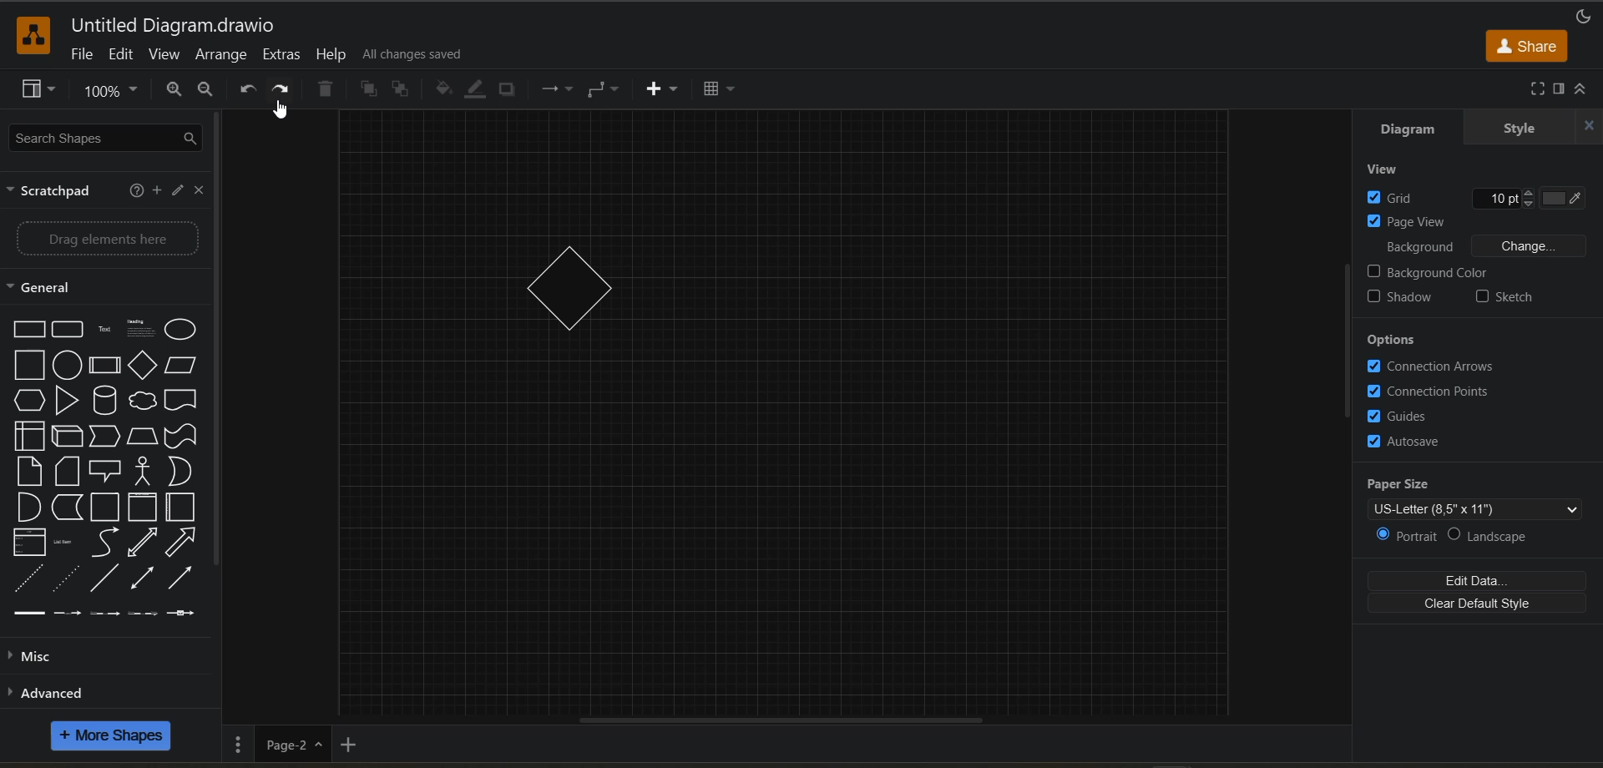 The image size is (1603, 768). What do you see at coordinates (1582, 18) in the screenshot?
I see `appearance` at bounding box center [1582, 18].